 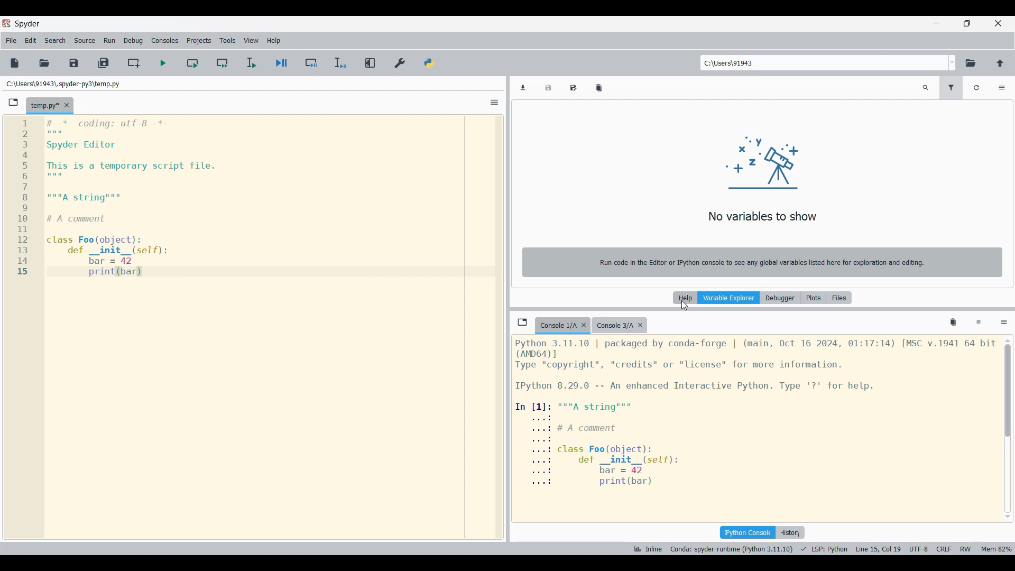 I want to click on CRLF, so click(x=944, y=547).